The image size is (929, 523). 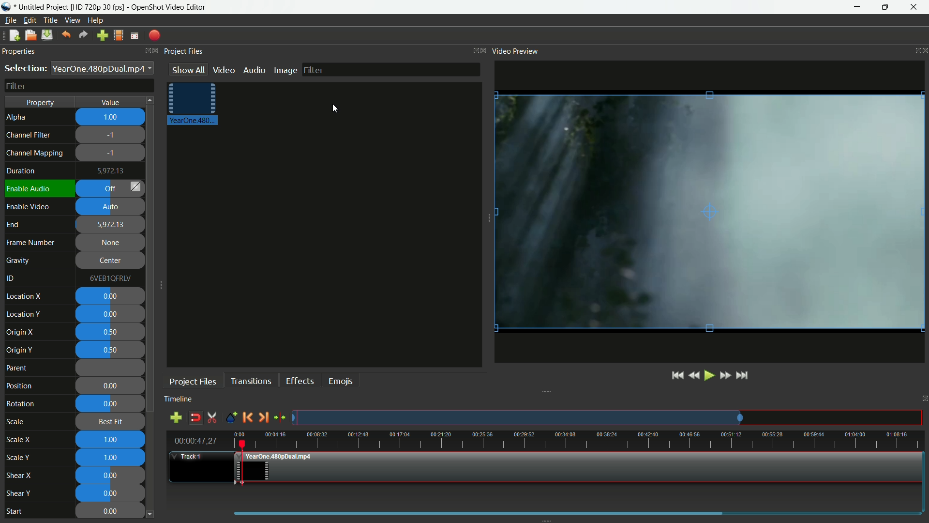 What do you see at coordinates (482, 50) in the screenshot?
I see `close project files` at bounding box center [482, 50].